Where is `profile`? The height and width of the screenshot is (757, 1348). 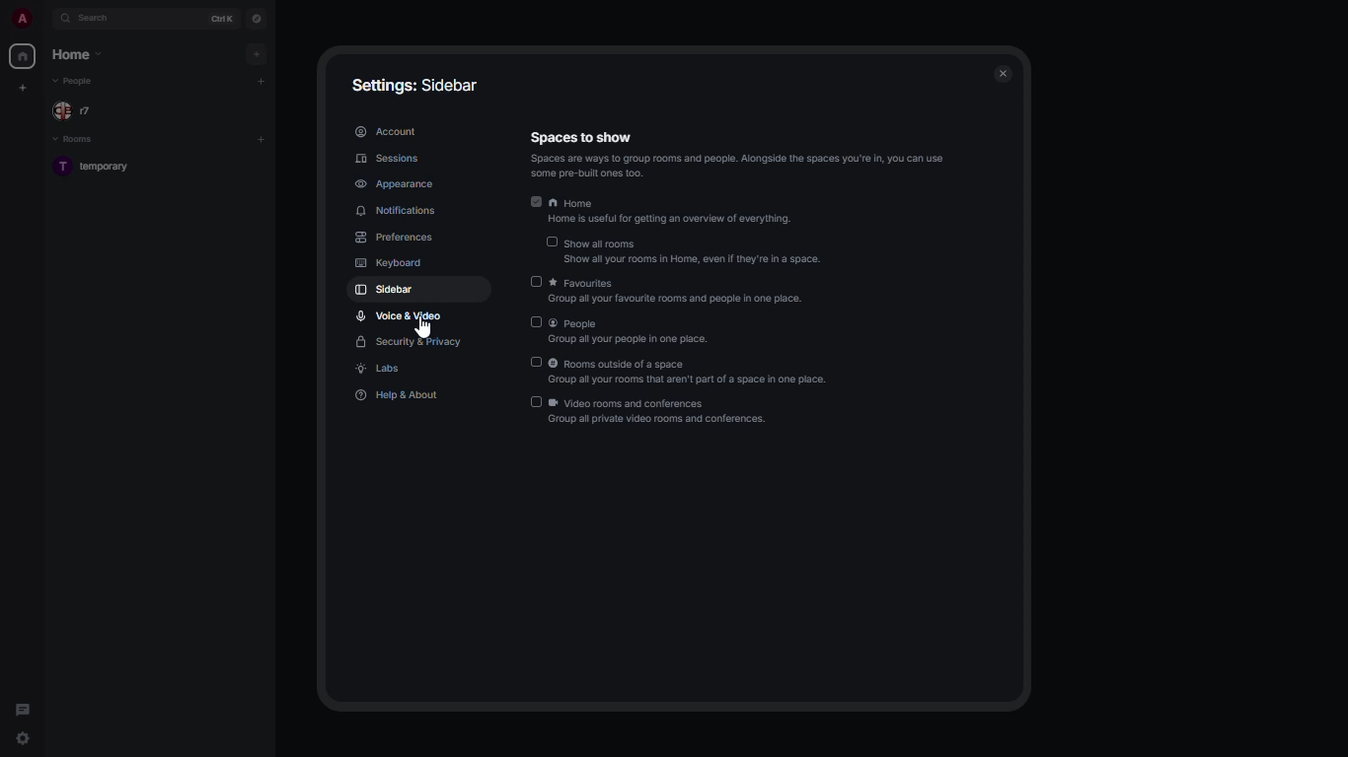
profile is located at coordinates (24, 18).